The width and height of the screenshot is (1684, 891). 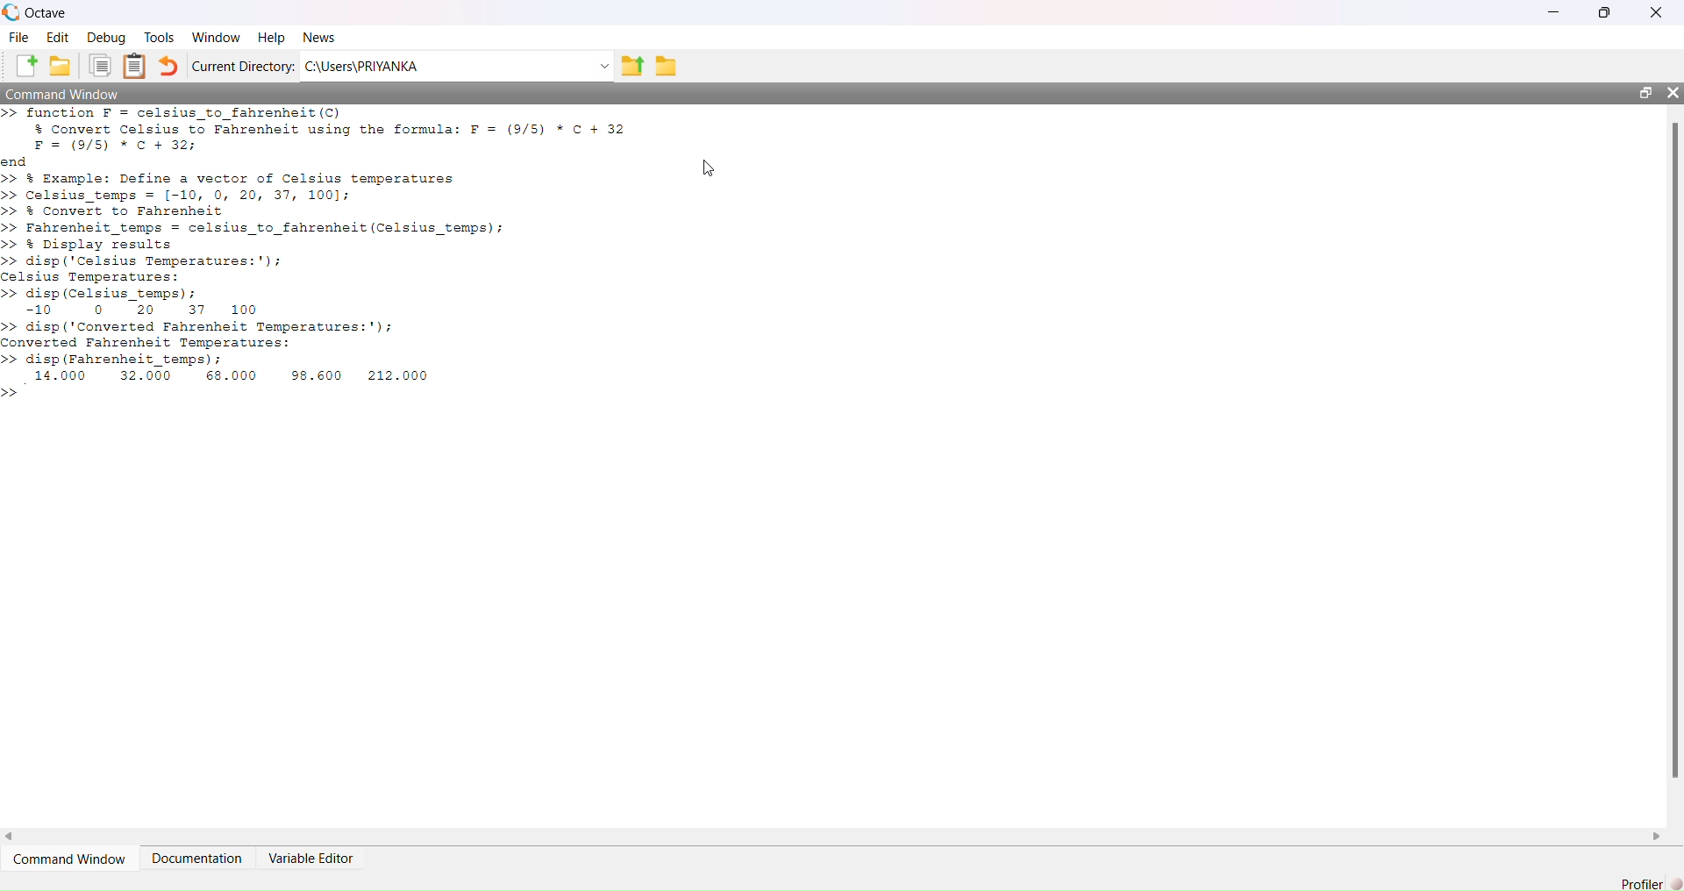 I want to click on >> function F = celsius _to_fahrenheit(C)
% Convert Celsius to Fahrenheit using the formula: F = (9/5) * C + 32
F = (9/5) * C+ 32;
end
>> § Example: Define a vector of Celsius temperatures
>> Celsius_temps = [-10, 0, 20, 37, 100];
>> % Convert to Fahrenheit
>> Fahrenheit_temps = celsius_to_fahrenheit (Celsius_temps);
>> % Display results
>> disp ('Celsius Temperatures:');
celsius Temperatures:
>> disp (Celsius_temps);
-10 0 "20 37 100
>> disp ('Converted Fahrenheit Temperatures:');
converted Fahrenheit Temperatures:
>> disp (Fahrenheit_temps);
14.000 32.000 68.000 98.600 212.000
>>, so click(x=325, y=255).